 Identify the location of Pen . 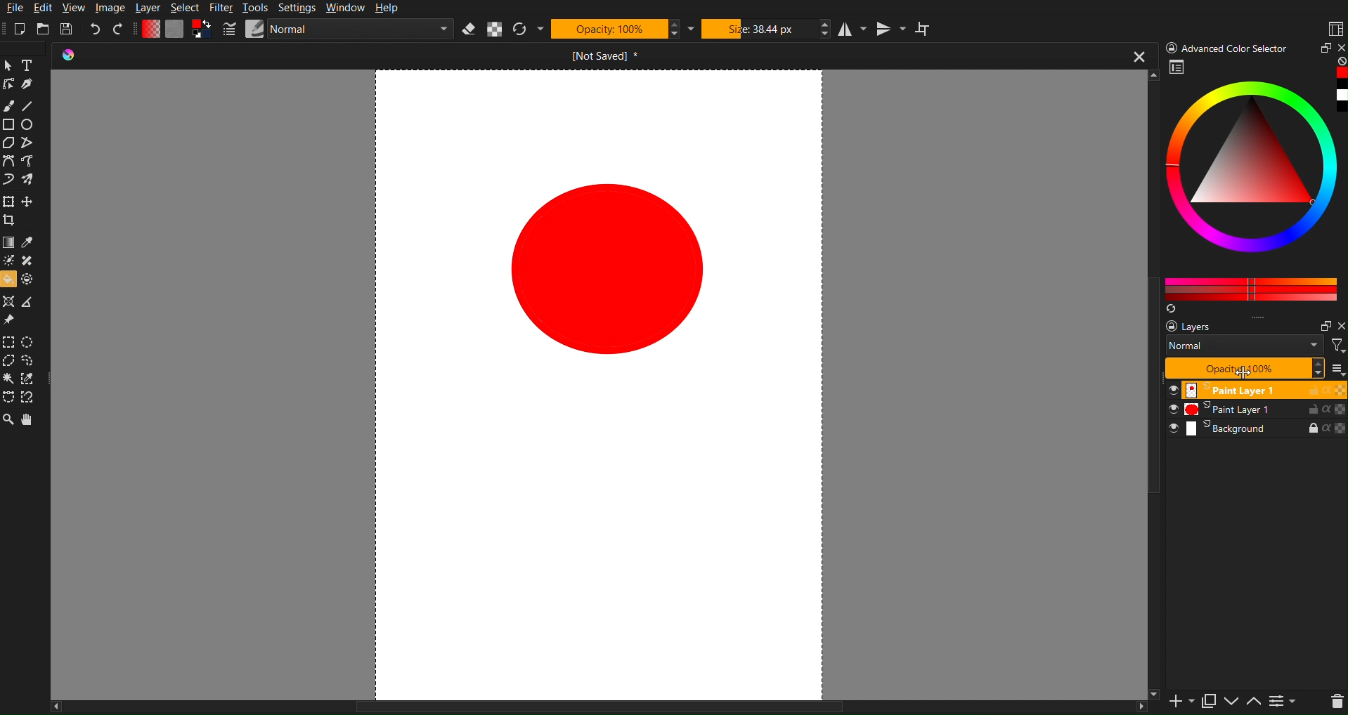
(31, 86).